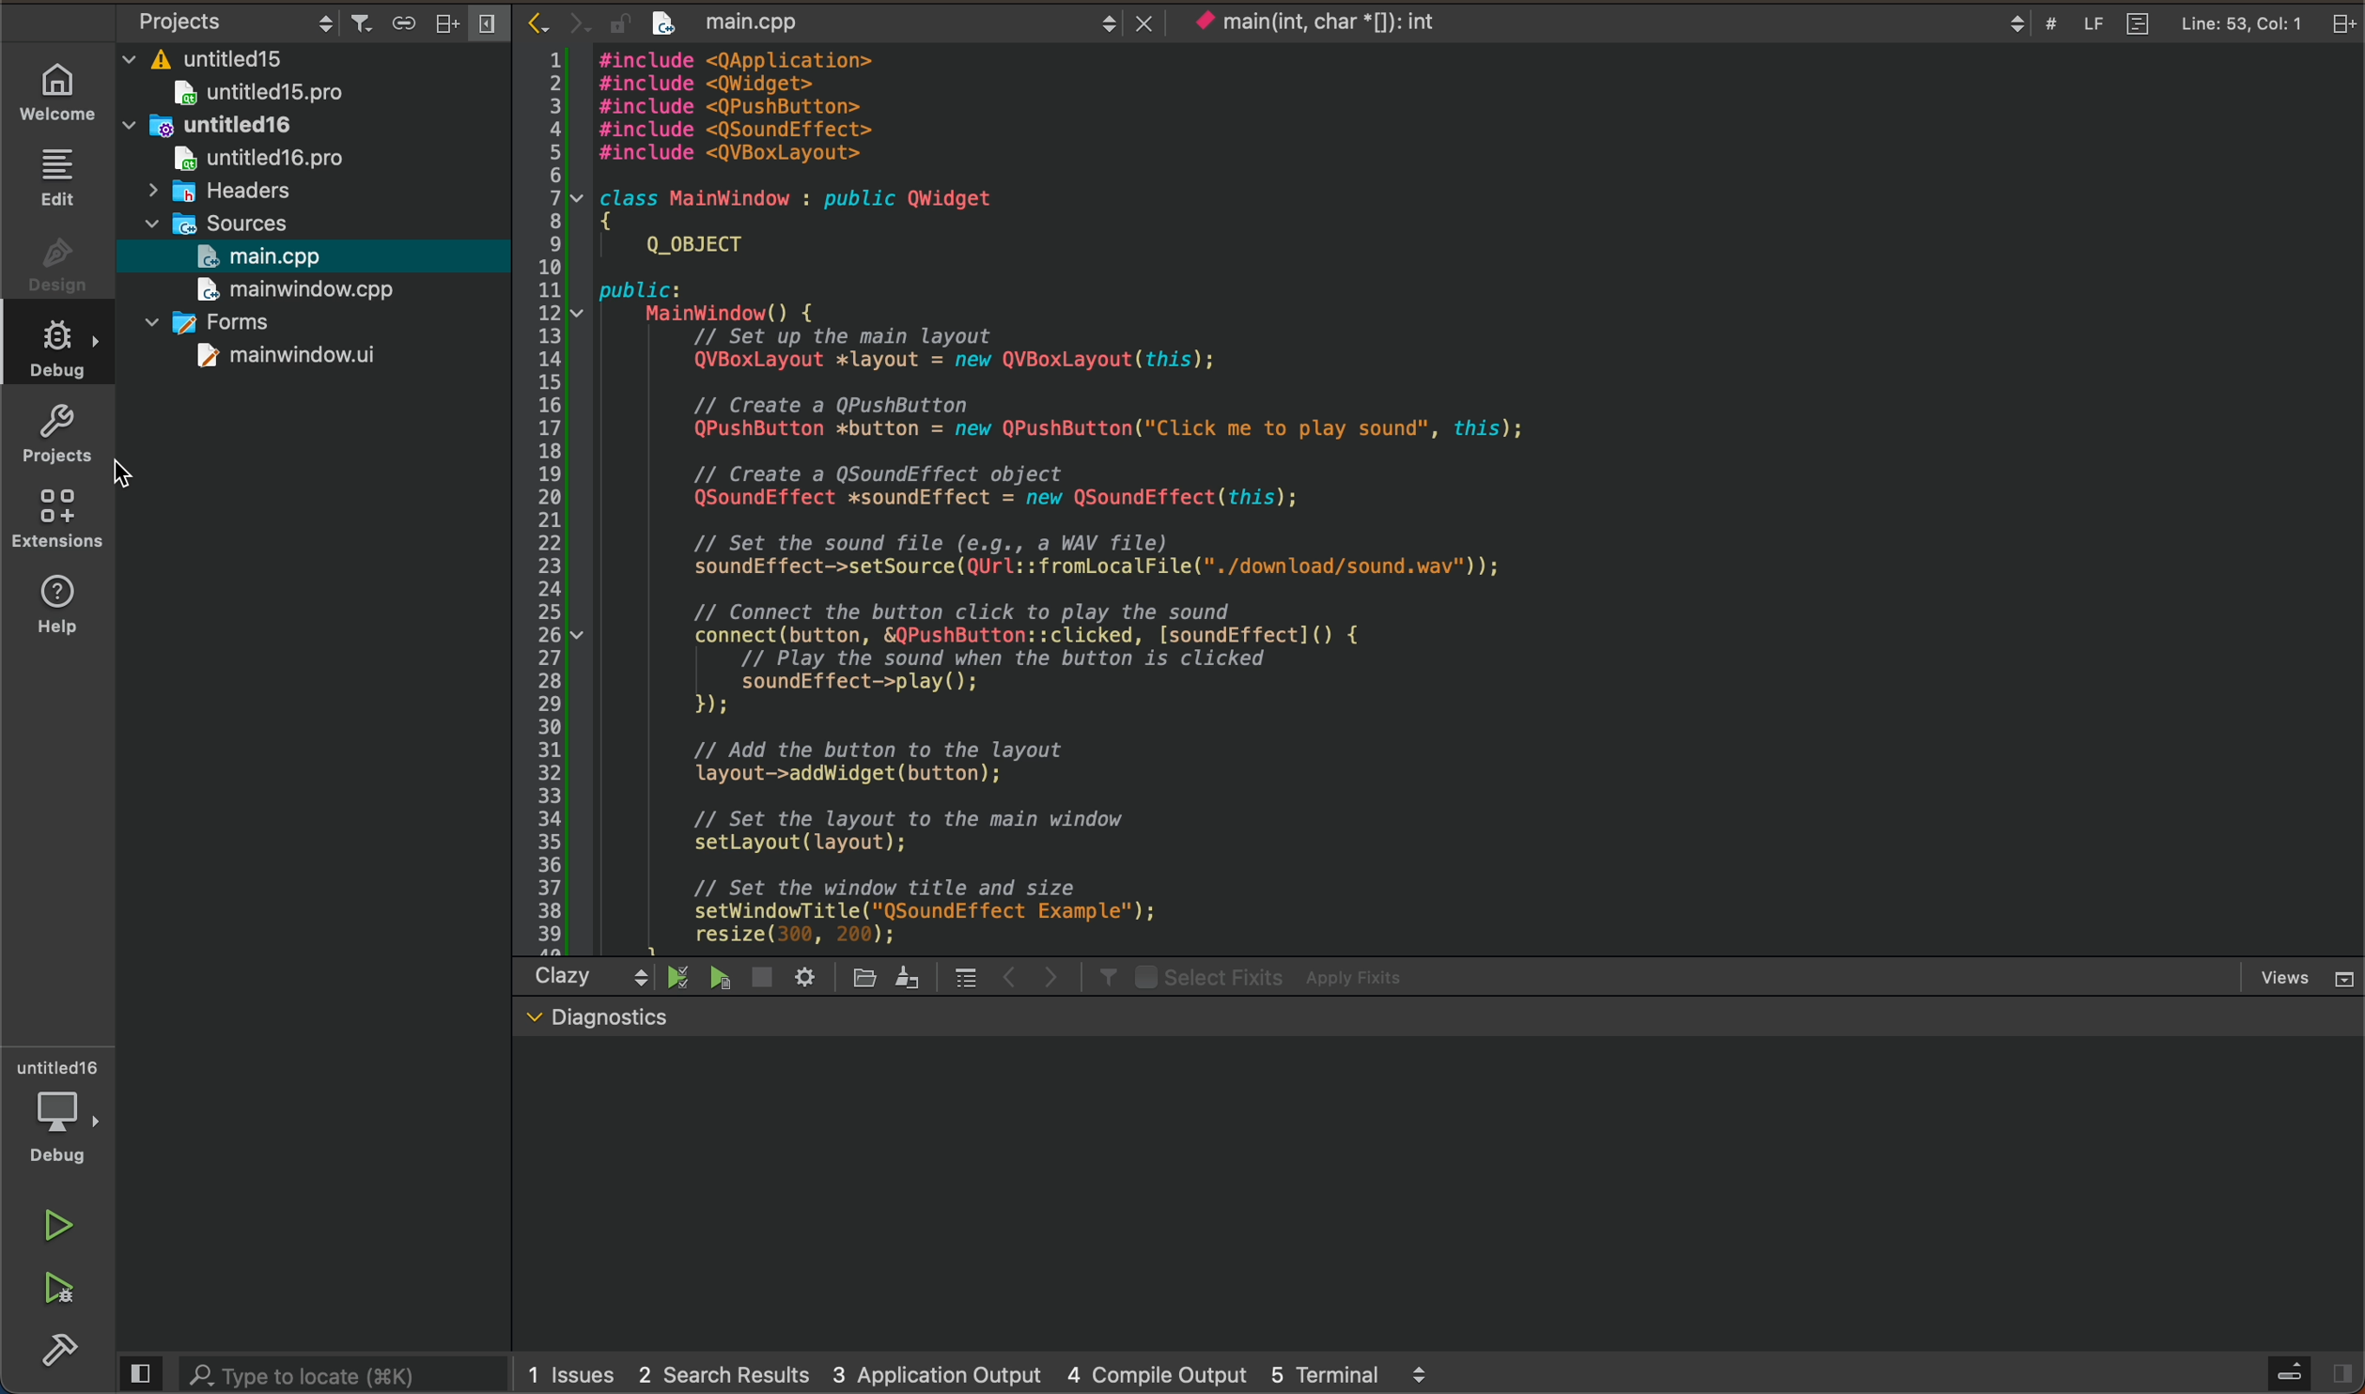 The image size is (2365, 1394). I want to click on folder, so click(853, 979).